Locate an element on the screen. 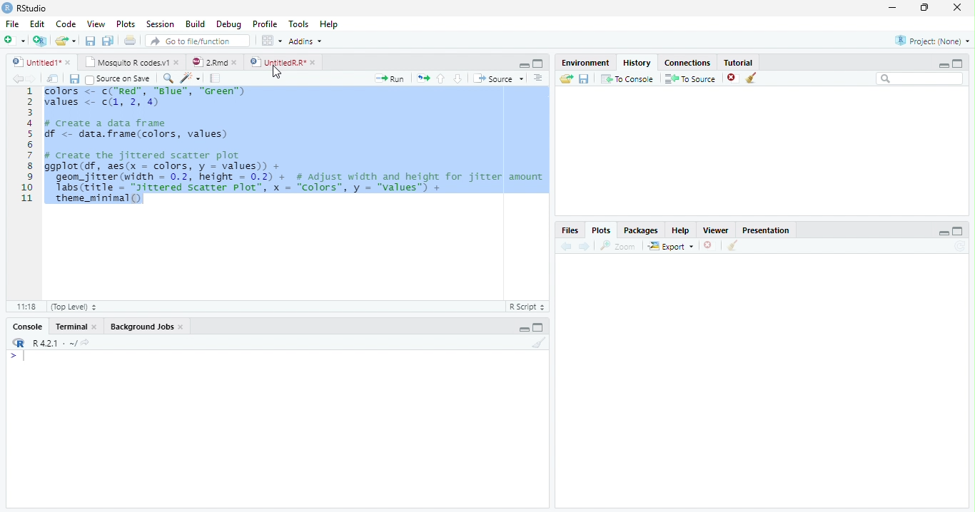 The width and height of the screenshot is (975, 512). Open recent files is located at coordinates (74, 41).